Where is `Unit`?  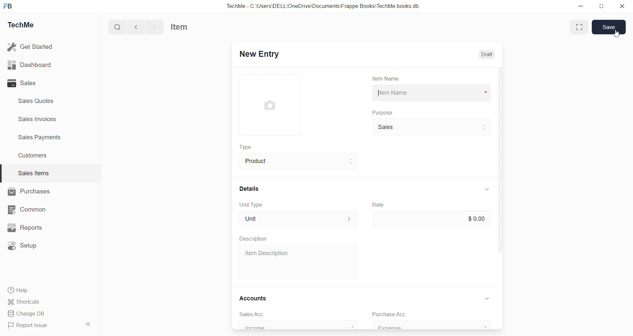 Unit is located at coordinates (298, 219).